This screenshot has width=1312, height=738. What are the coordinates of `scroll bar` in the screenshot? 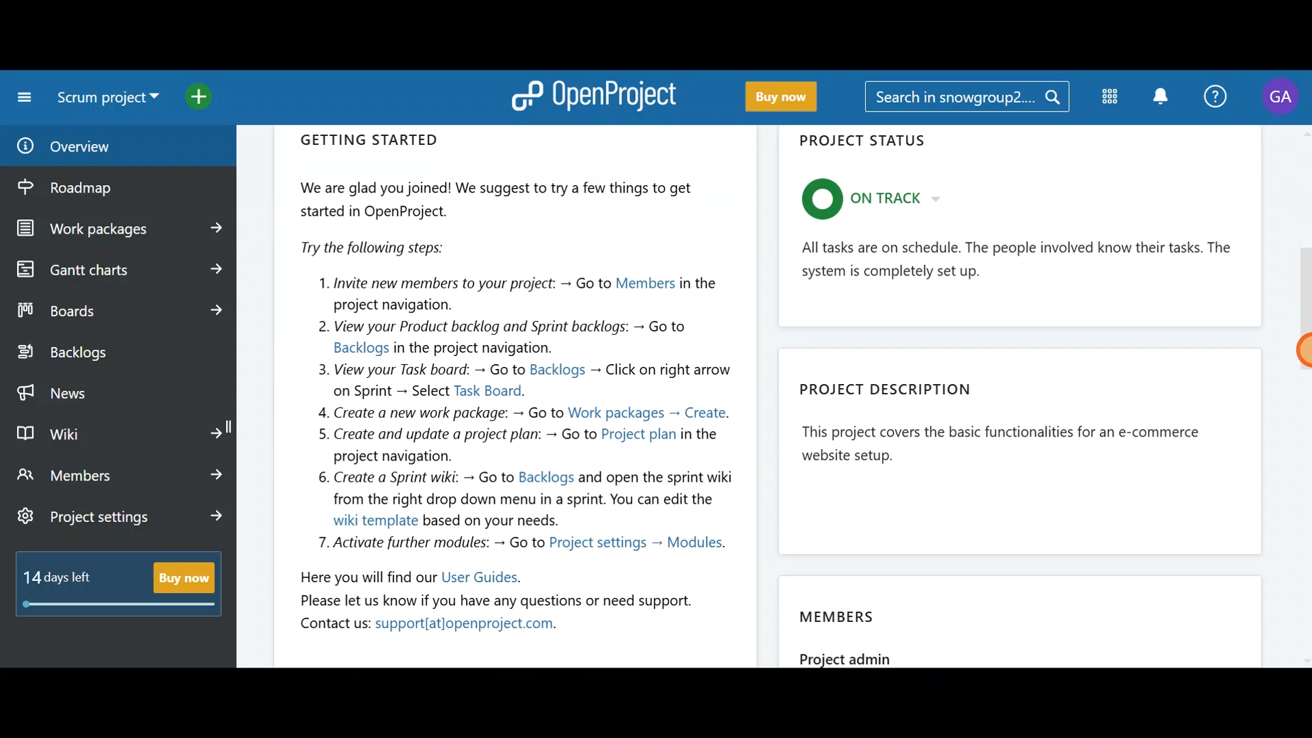 It's located at (1303, 396).